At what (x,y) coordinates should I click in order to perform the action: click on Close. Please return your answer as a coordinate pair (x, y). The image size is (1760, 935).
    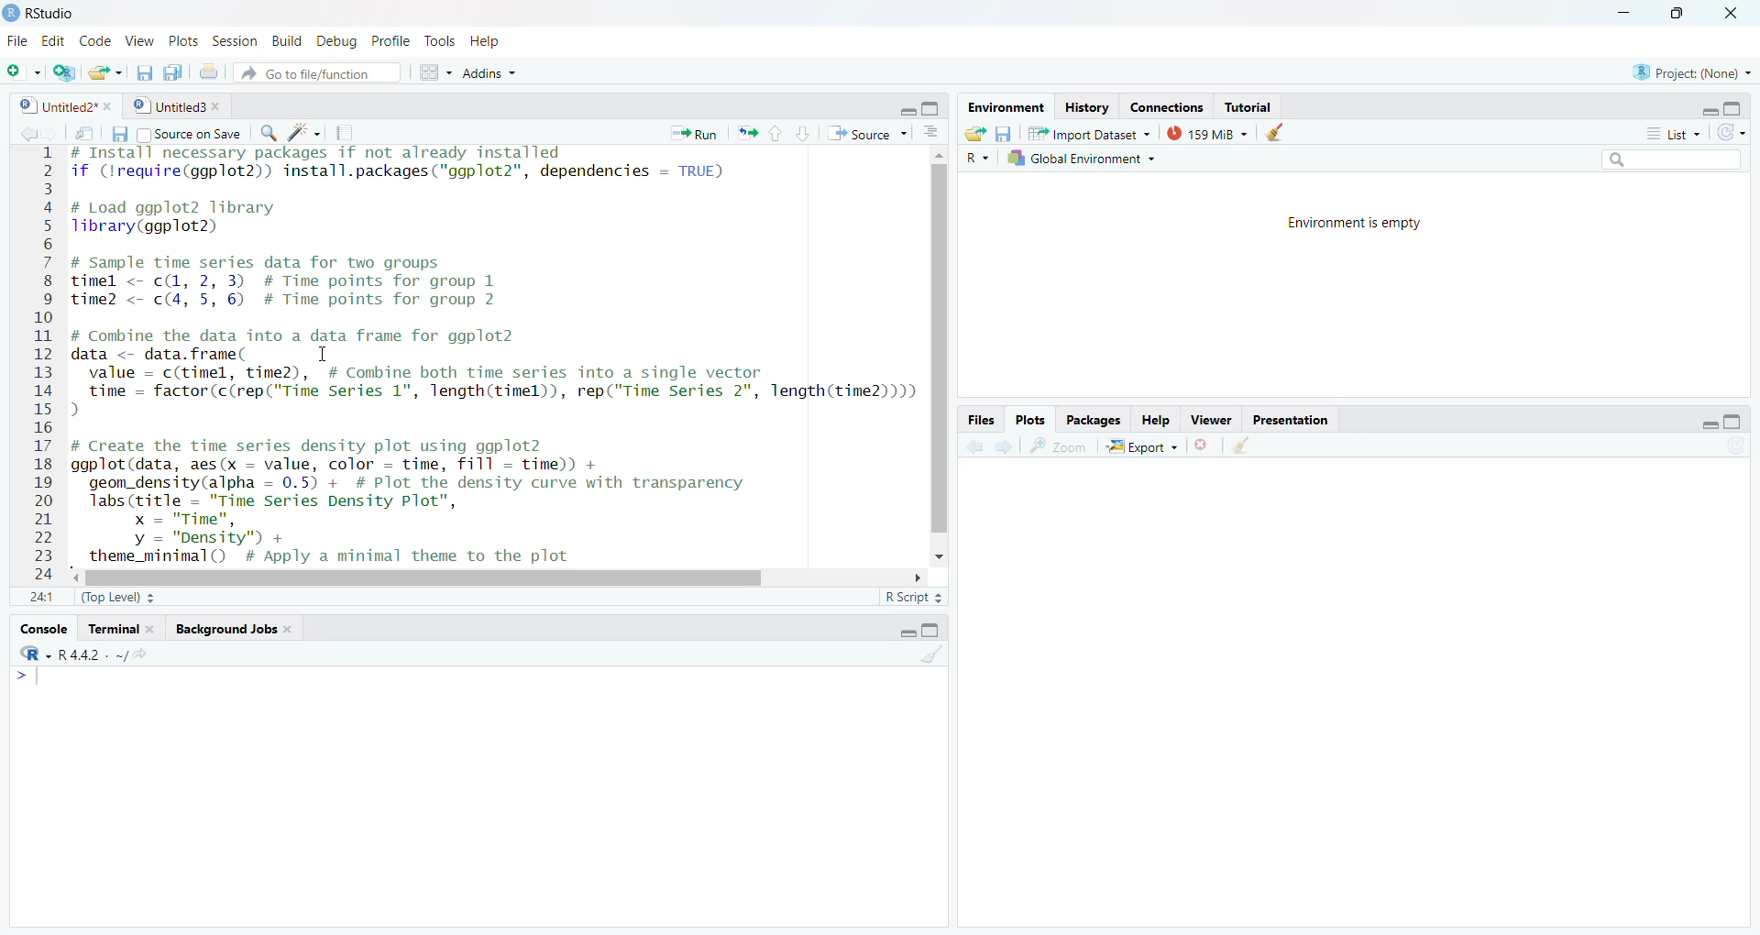
    Looking at the image, I should click on (1731, 16).